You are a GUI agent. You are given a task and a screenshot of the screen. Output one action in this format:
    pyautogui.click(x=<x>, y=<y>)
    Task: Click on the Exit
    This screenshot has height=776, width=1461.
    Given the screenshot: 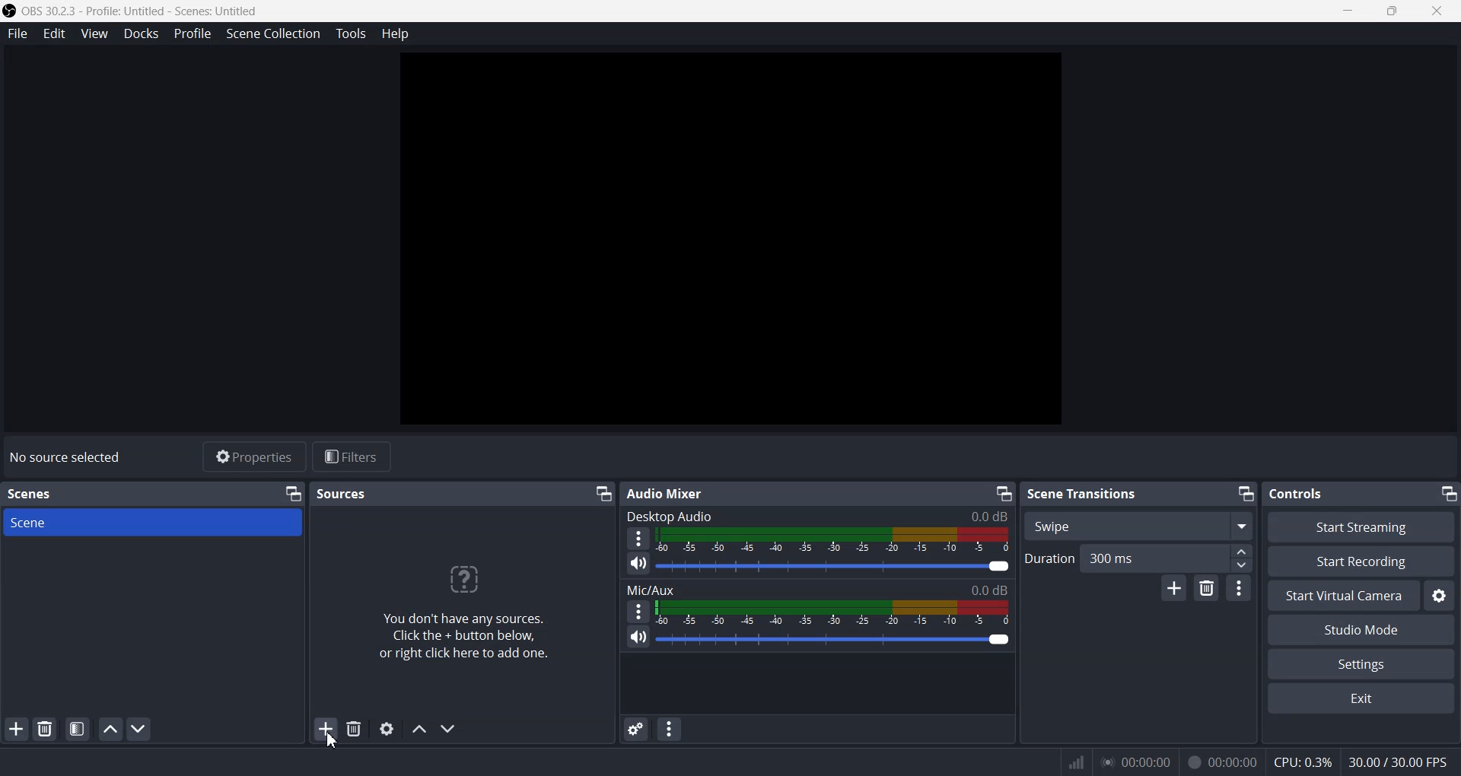 What is the action you would take?
    pyautogui.click(x=1360, y=698)
    